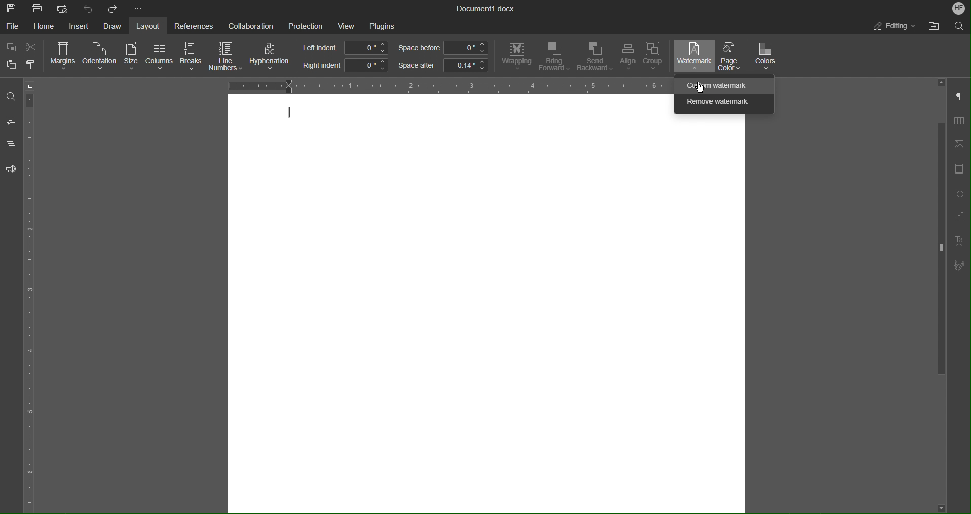 The height and width of the screenshot is (514, 971). What do you see at coordinates (959, 25) in the screenshot?
I see `Search` at bounding box center [959, 25].